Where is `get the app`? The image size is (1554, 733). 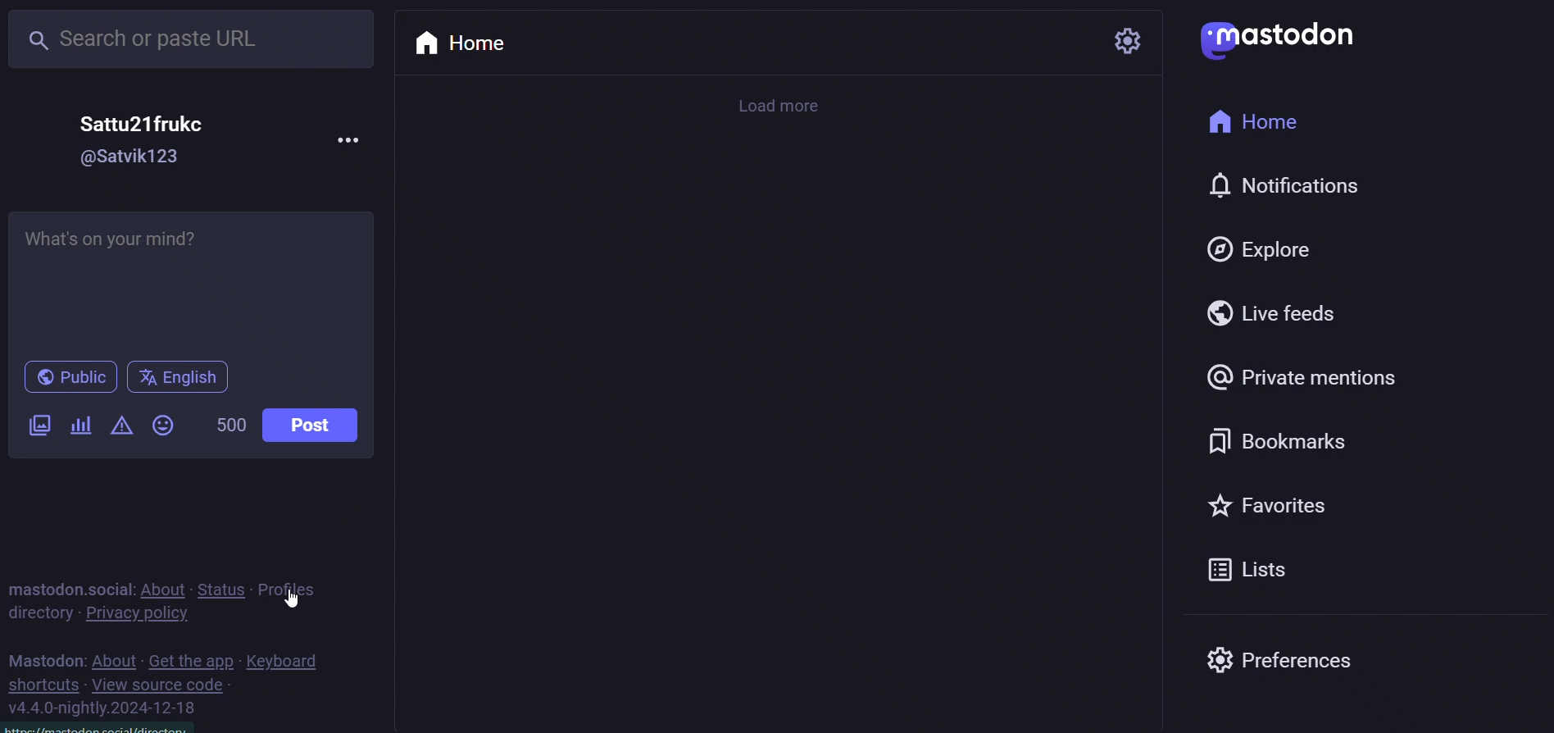
get the app is located at coordinates (190, 661).